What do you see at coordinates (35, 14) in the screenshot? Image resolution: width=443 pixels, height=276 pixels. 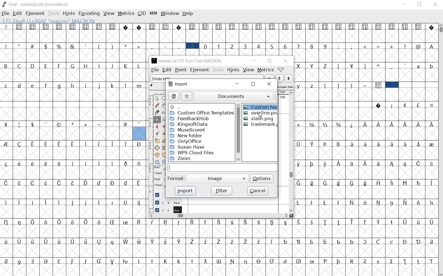 I see `element` at bounding box center [35, 14].